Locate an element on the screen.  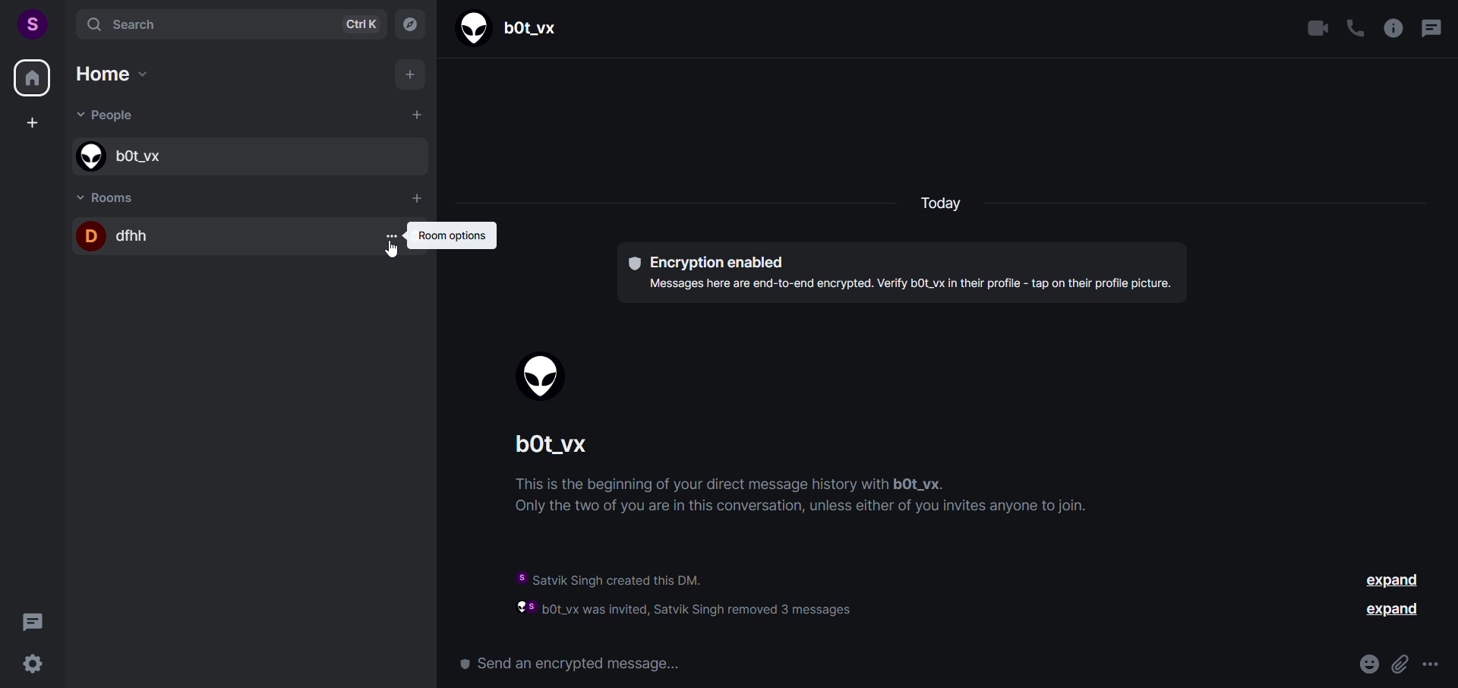
expand is located at coordinates (1397, 591).